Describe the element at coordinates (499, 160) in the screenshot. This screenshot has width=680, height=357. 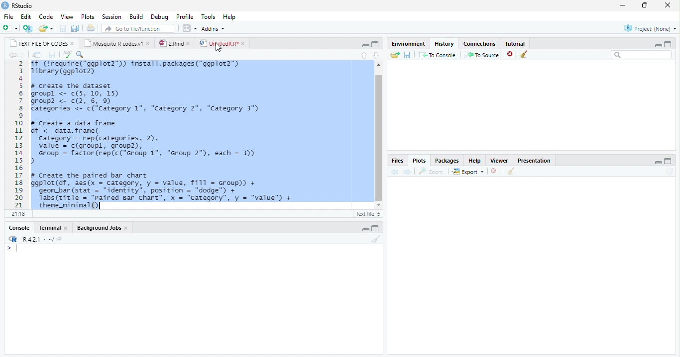
I see `viewer` at that location.